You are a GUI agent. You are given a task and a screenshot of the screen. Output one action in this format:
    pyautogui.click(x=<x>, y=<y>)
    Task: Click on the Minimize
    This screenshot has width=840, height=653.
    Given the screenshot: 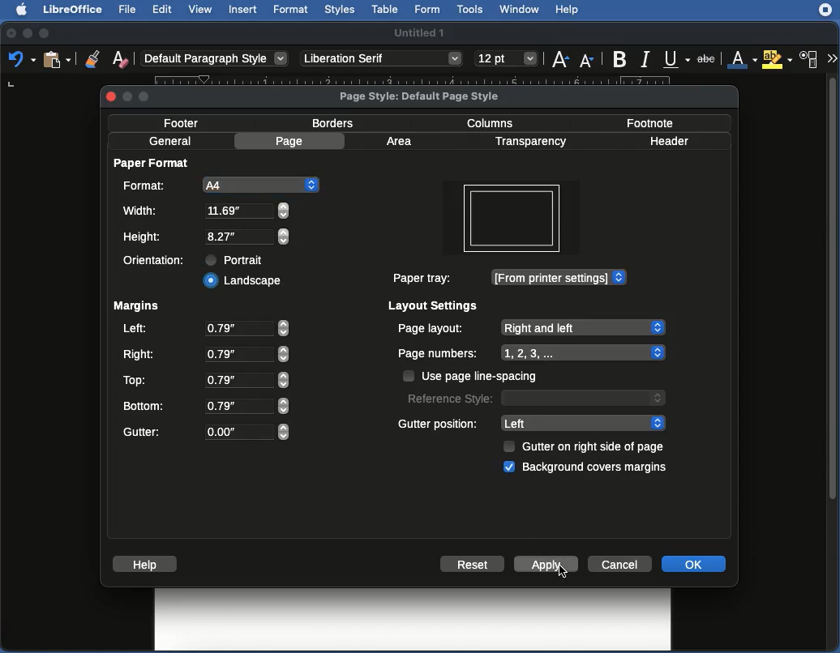 What is the action you would take?
    pyautogui.click(x=28, y=32)
    